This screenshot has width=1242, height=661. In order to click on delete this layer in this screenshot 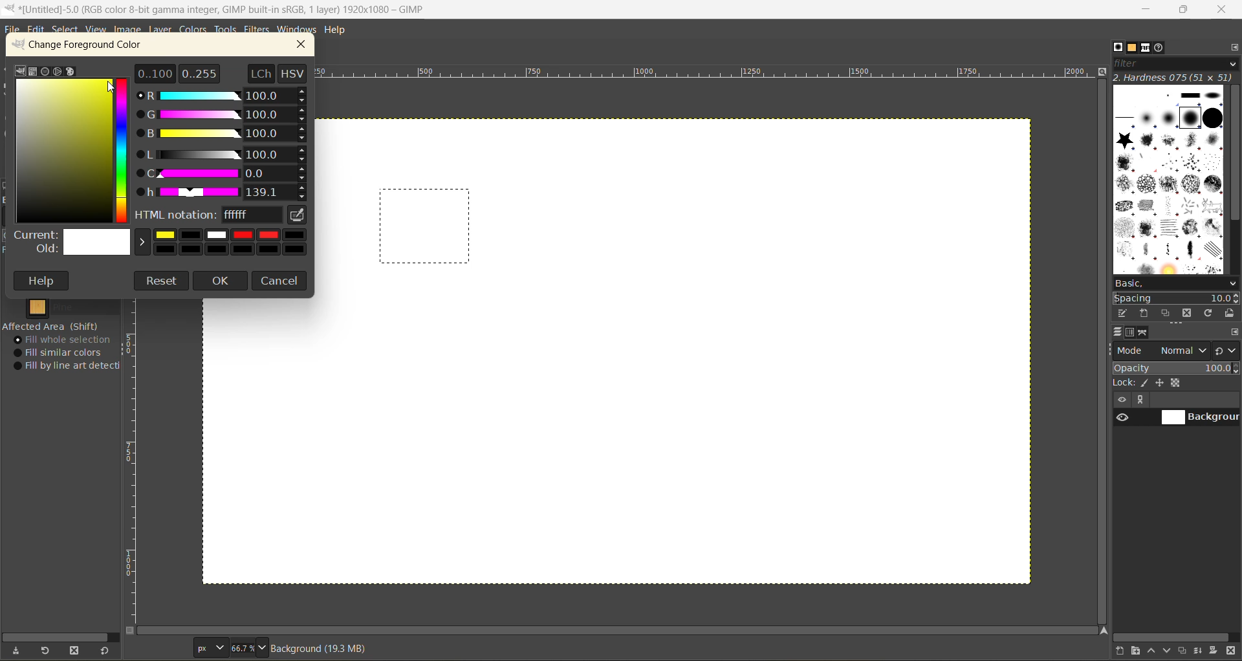, I will do `click(1232, 652)`.